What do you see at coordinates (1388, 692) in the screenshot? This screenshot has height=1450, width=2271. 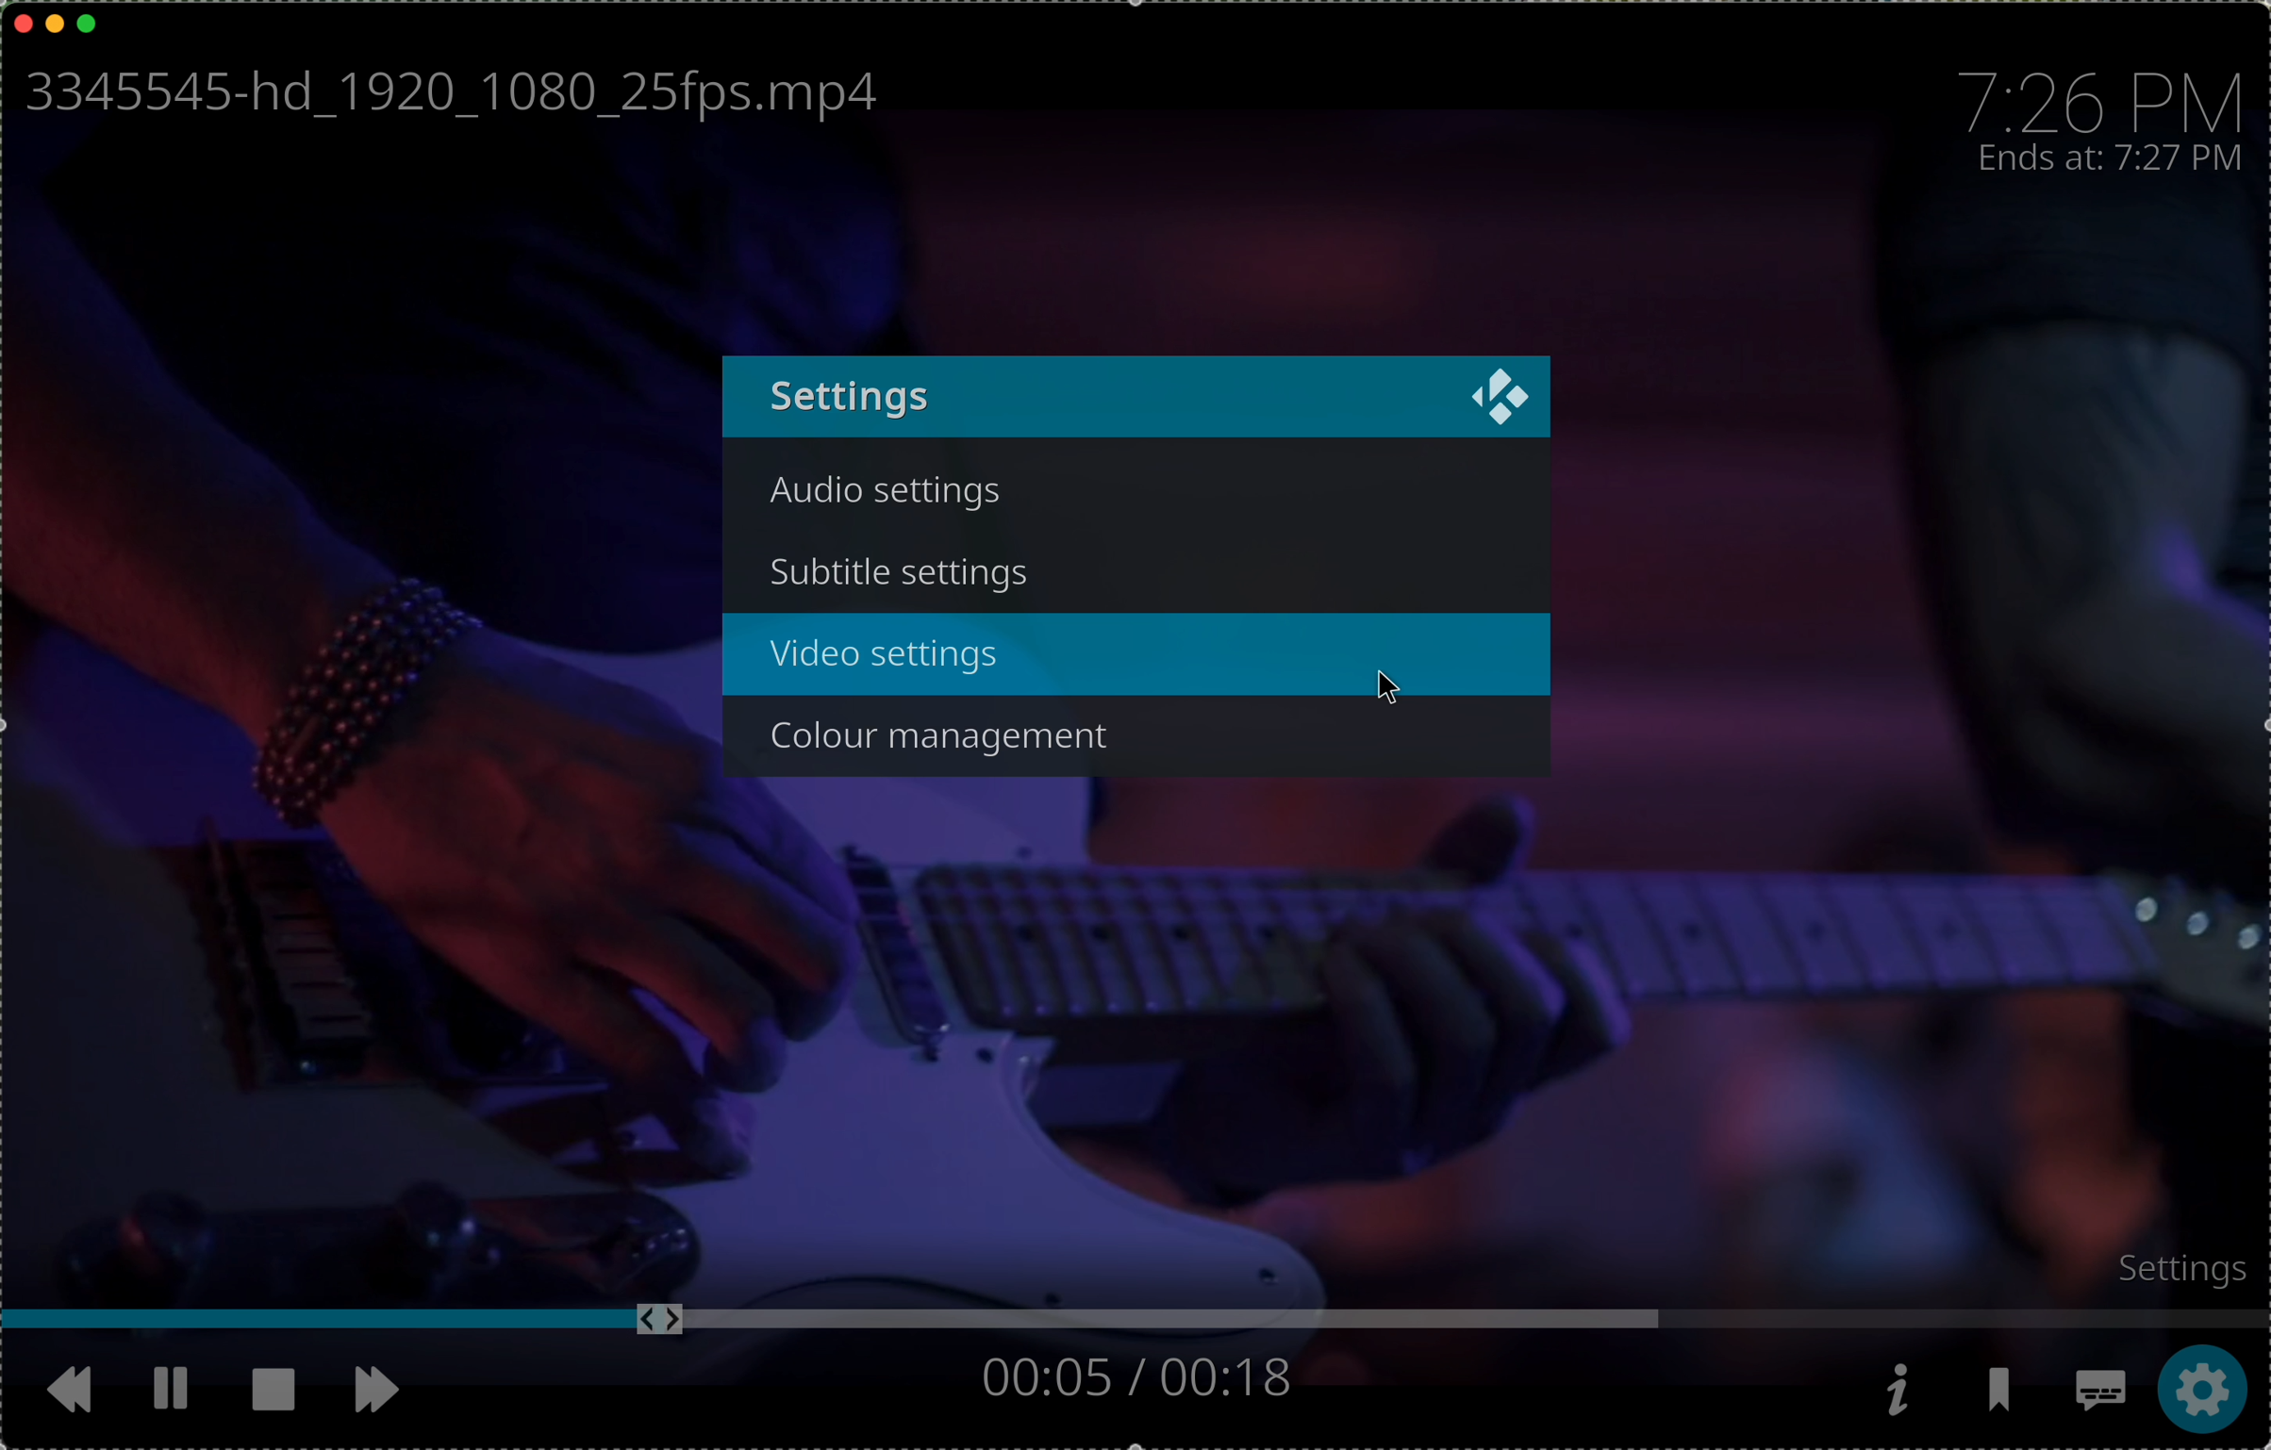 I see `cursor` at bounding box center [1388, 692].